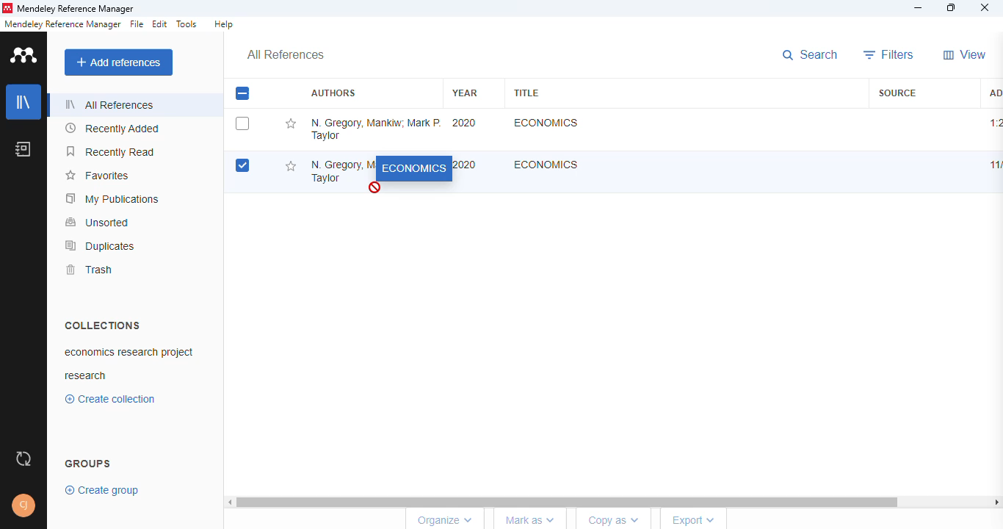 The image size is (1003, 529). I want to click on logo, so click(25, 54).